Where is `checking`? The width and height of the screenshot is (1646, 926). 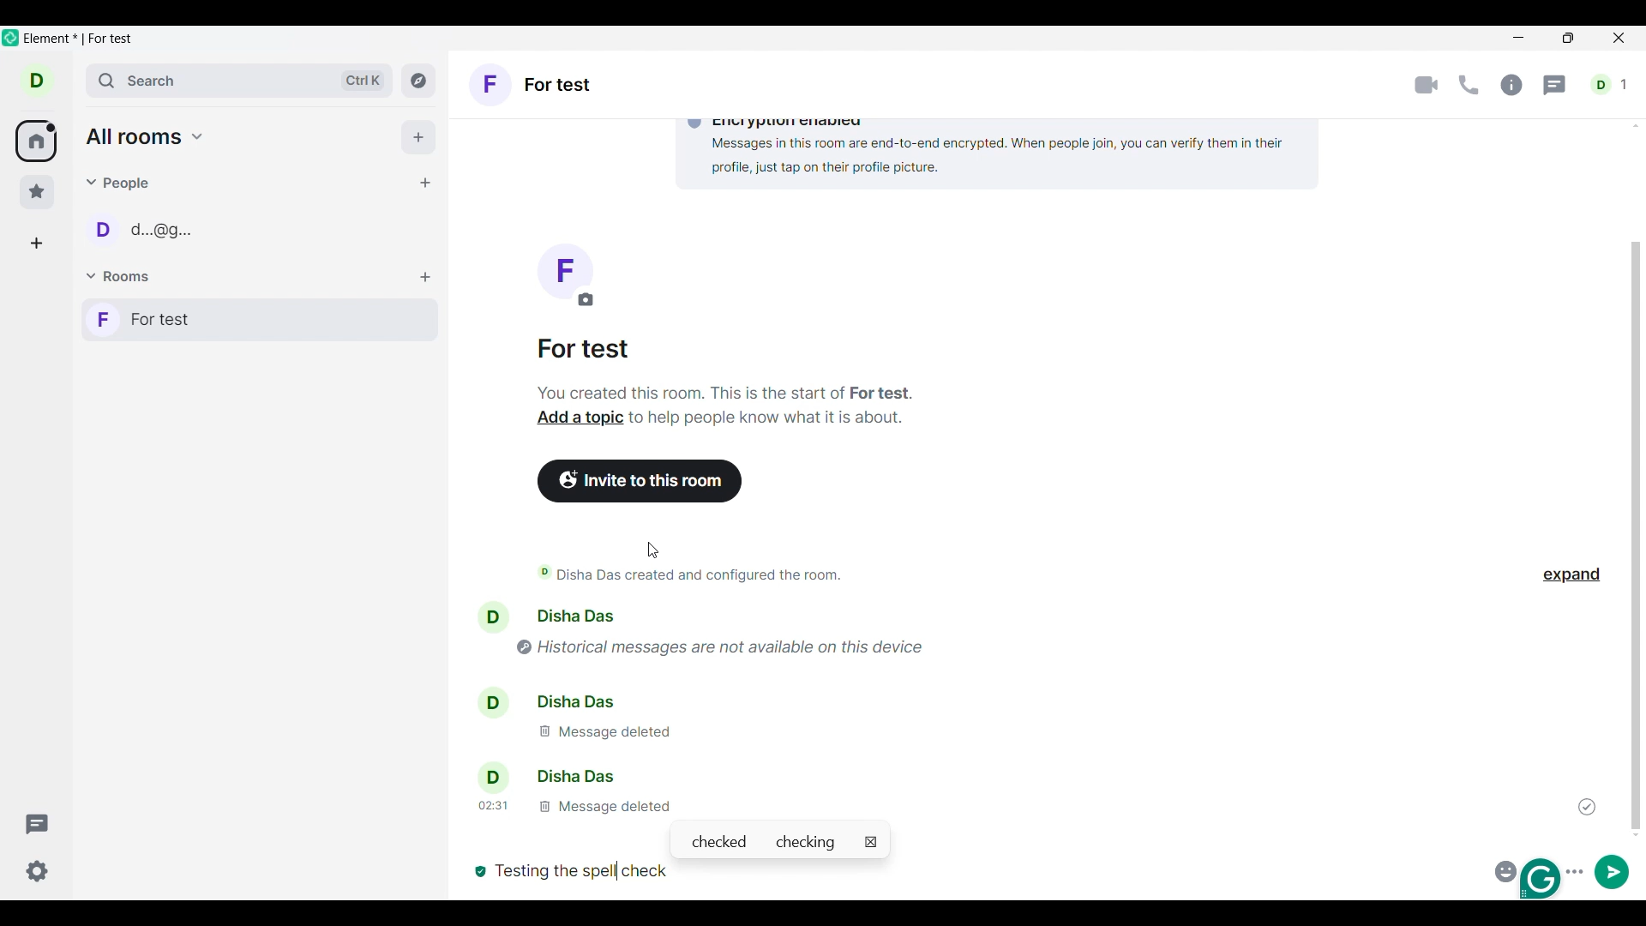 checking is located at coordinates (809, 842).